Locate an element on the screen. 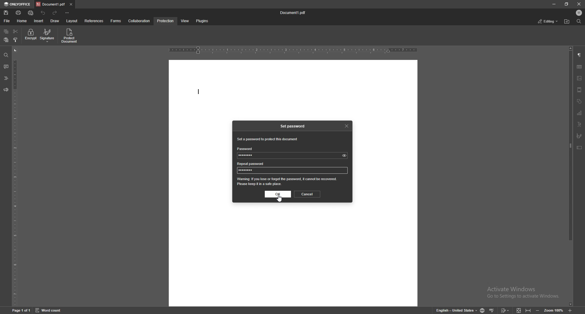  file is located at coordinates (6, 21).